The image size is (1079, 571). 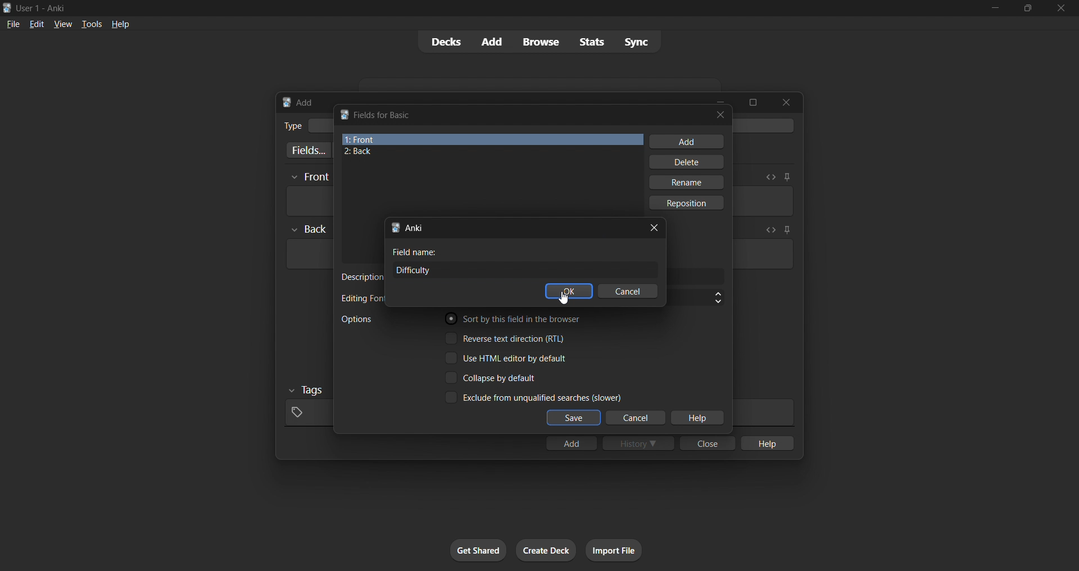 I want to click on tools, so click(x=90, y=24).